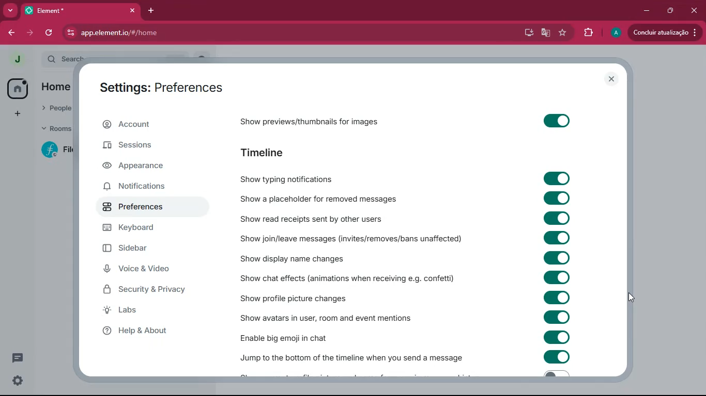  Describe the element at coordinates (19, 381) in the screenshot. I see `settings` at that location.